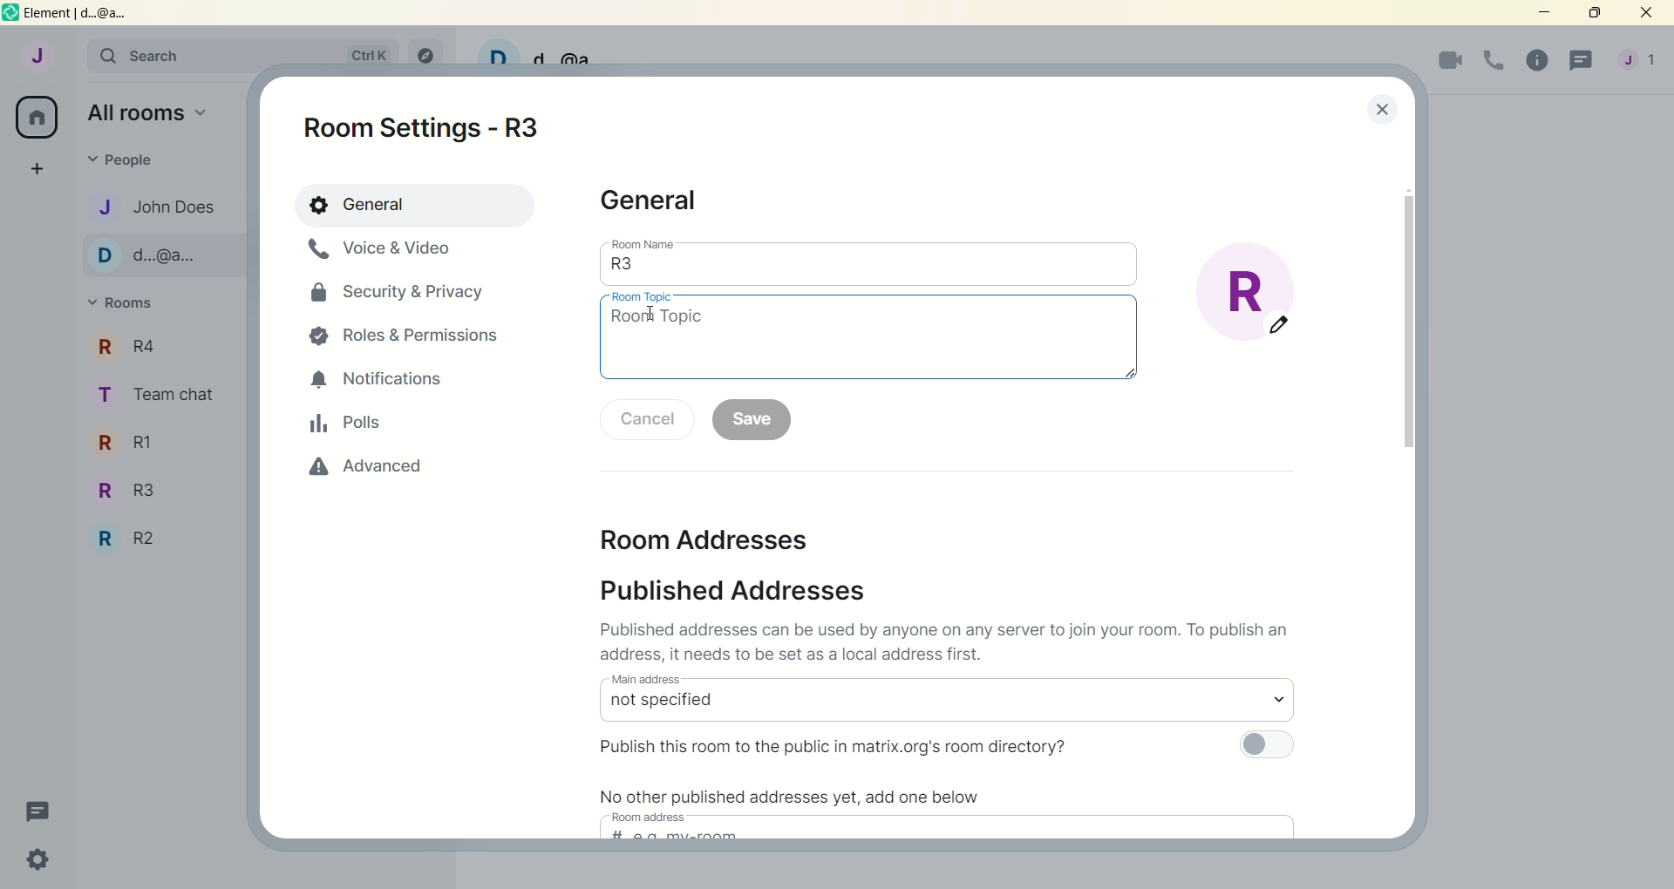 This screenshot has width=1674, height=889. Describe the element at coordinates (1387, 105) in the screenshot. I see `lose` at that location.